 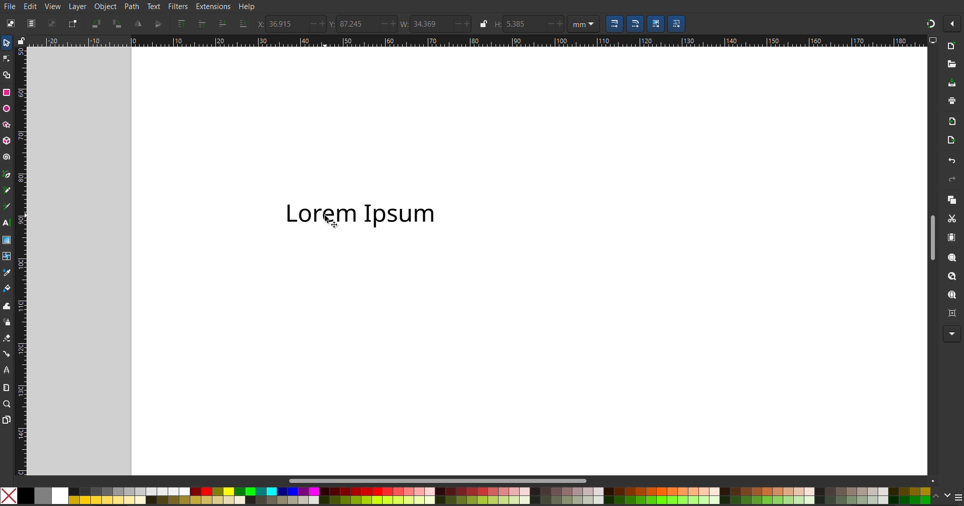 I want to click on Rotate CW, so click(x=119, y=25).